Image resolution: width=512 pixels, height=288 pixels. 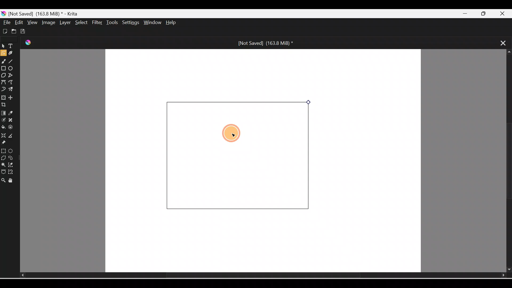 I want to click on Create new document, so click(x=4, y=31).